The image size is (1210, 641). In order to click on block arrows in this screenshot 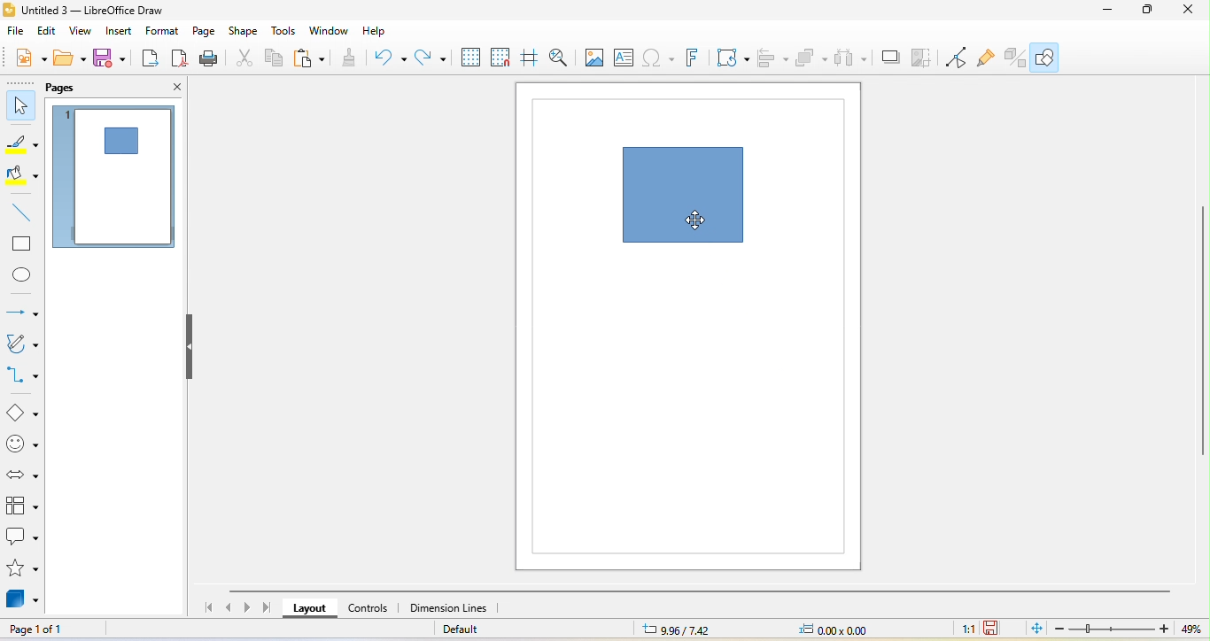, I will do `click(21, 474)`.